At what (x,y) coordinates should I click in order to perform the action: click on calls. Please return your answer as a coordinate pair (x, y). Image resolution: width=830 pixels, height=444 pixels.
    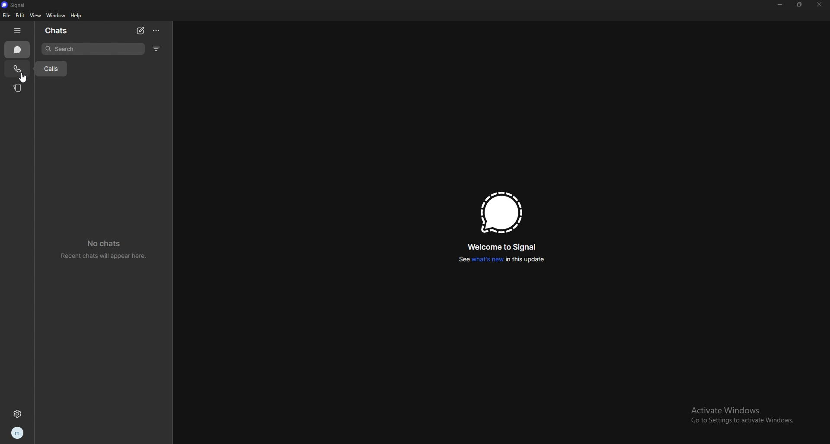
    Looking at the image, I should click on (50, 69).